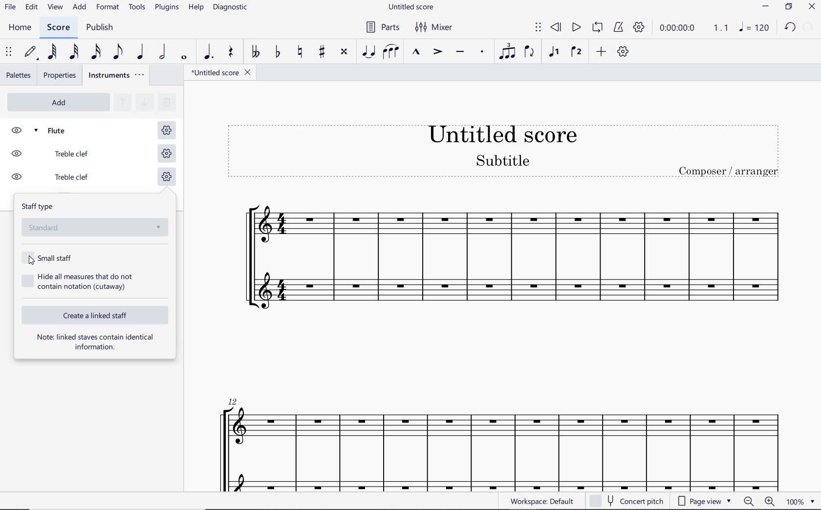 This screenshot has height=510, width=821. I want to click on HIDE ALL MEASURES THAT DO NOT CONTAIN NOTATION (CUTAWAY), so click(80, 281).